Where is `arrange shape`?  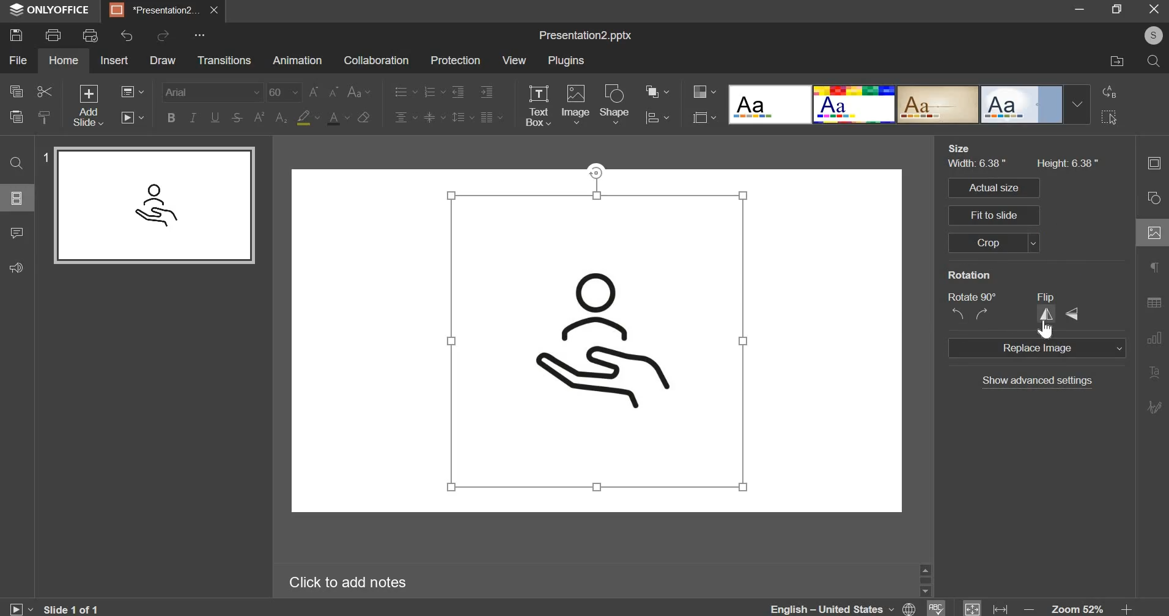 arrange shape is located at coordinates (658, 90).